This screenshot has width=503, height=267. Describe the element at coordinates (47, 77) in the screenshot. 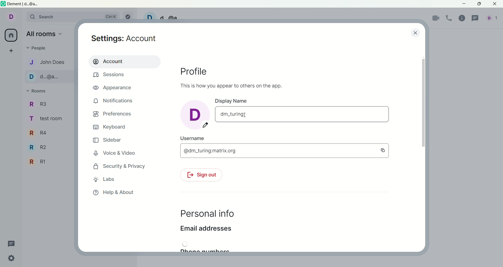

I see `D..@a..` at that location.